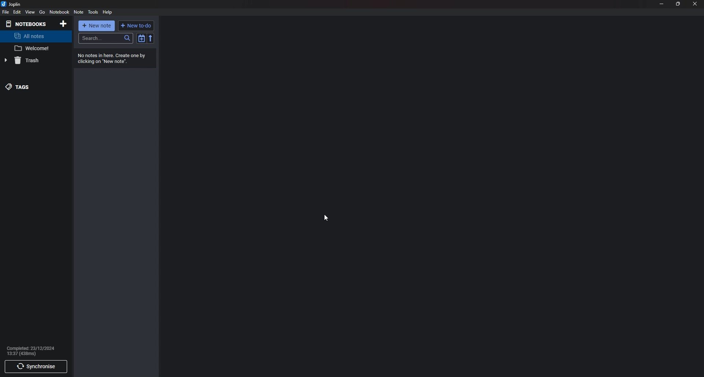  Describe the element at coordinates (96, 26) in the screenshot. I see `New note` at that location.